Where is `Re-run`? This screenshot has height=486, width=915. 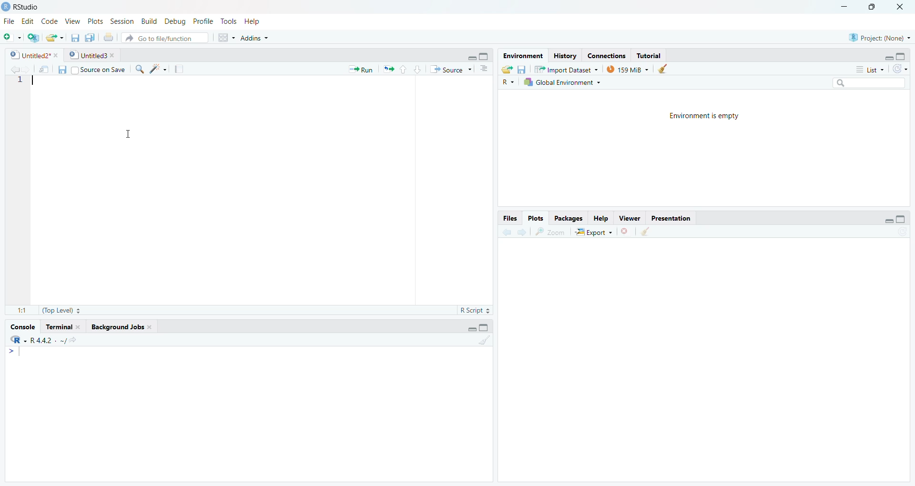
Re-run is located at coordinates (388, 70).